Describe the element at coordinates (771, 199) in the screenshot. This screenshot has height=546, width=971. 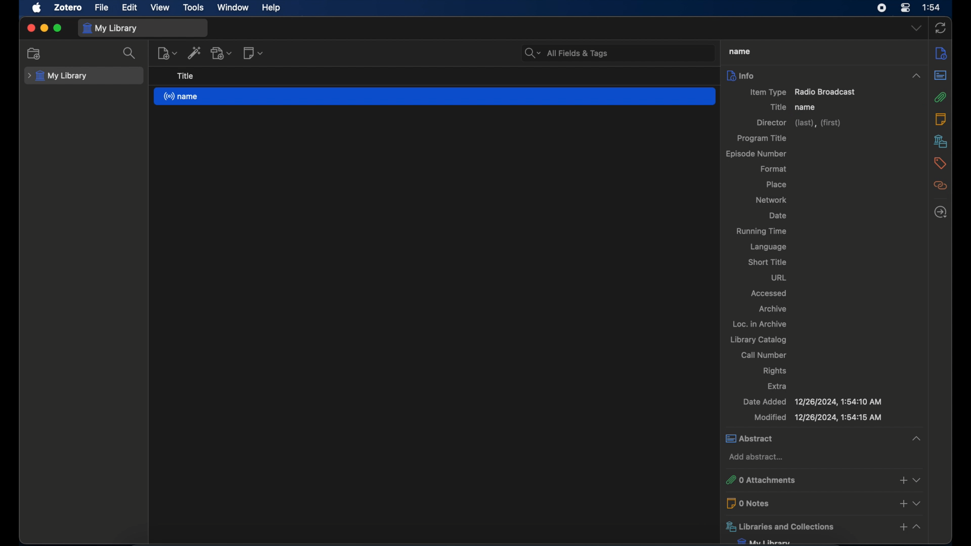
I see `network` at that location.